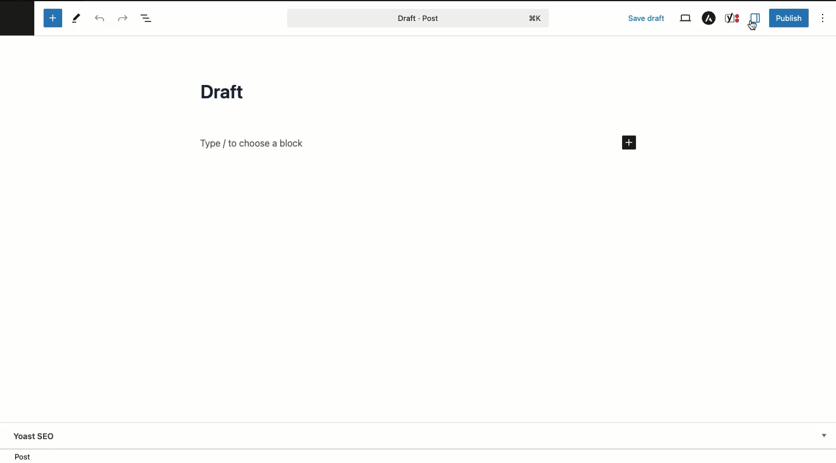  Describe the element at coordinates (647, 18) in the screenshot. I see `Save draft` at that location.